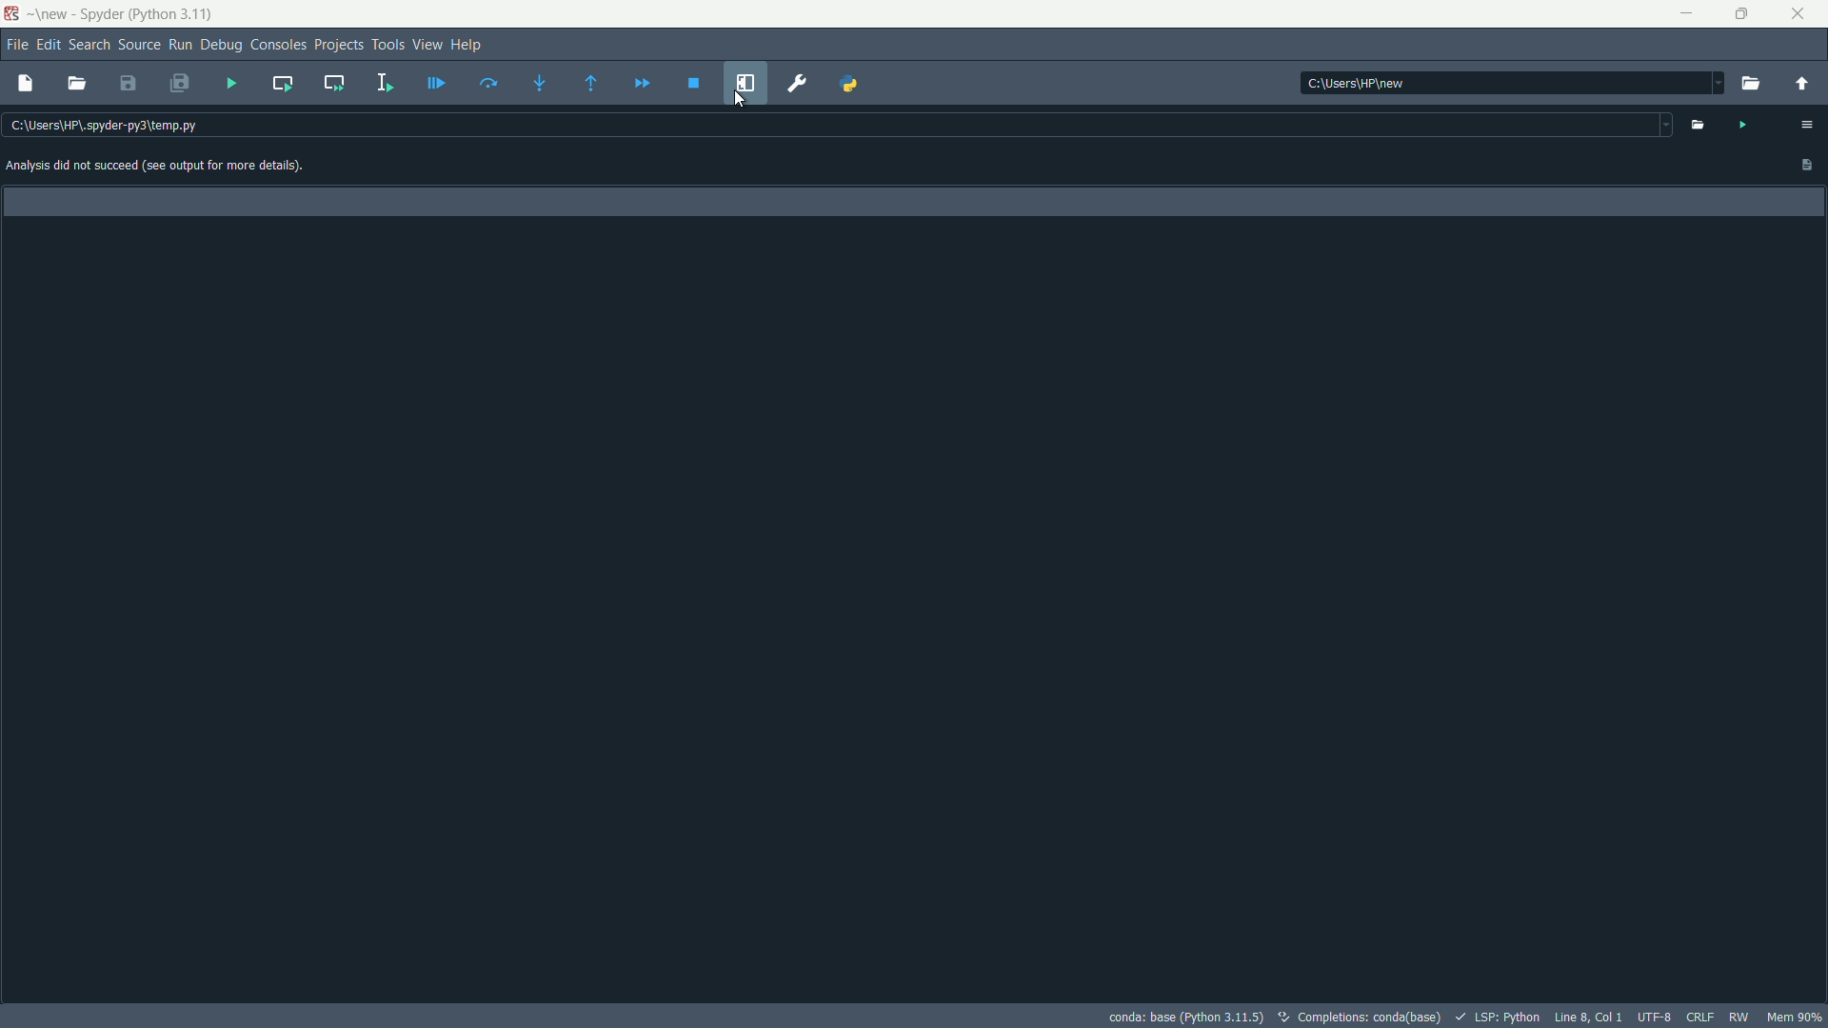  Describe the element at coordinates (89, 45) in the screenshot. I see `search menu` at that location.